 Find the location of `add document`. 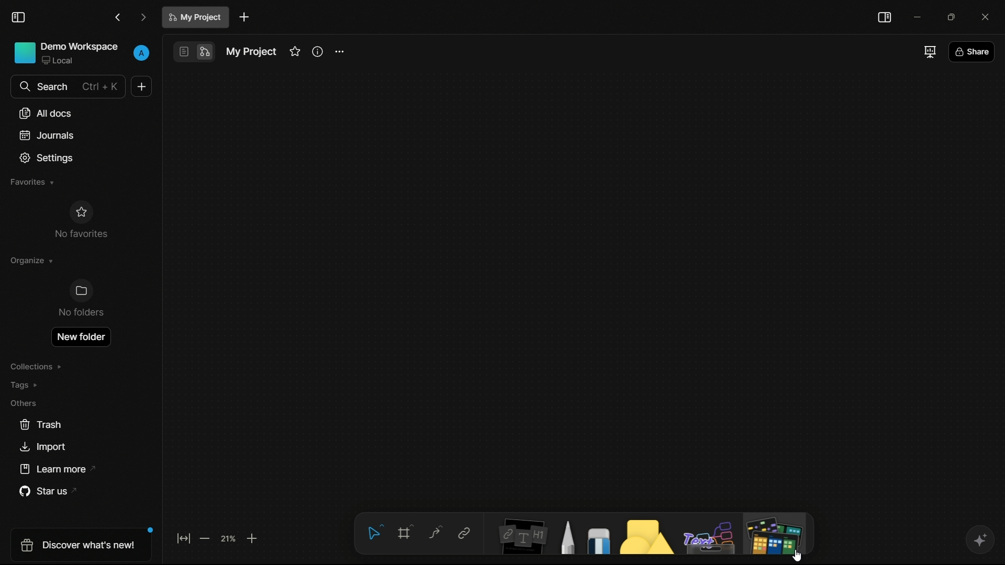

add document is located at coordinates (244, 17).